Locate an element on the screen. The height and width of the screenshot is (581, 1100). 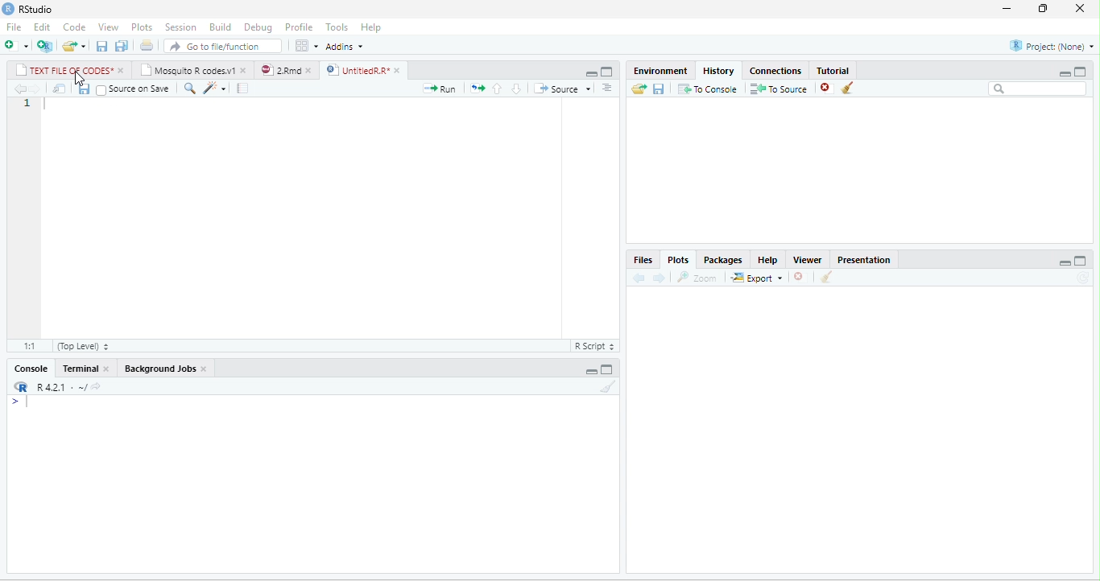
new file is located at coordinates (16, 47).